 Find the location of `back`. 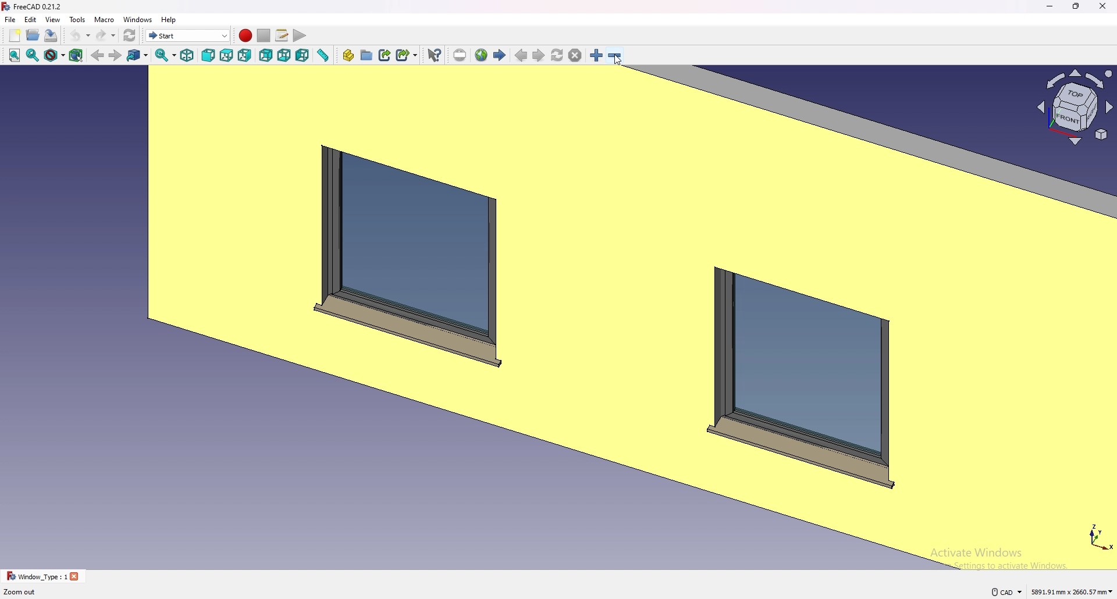

back is located at coordinates (97, 55).